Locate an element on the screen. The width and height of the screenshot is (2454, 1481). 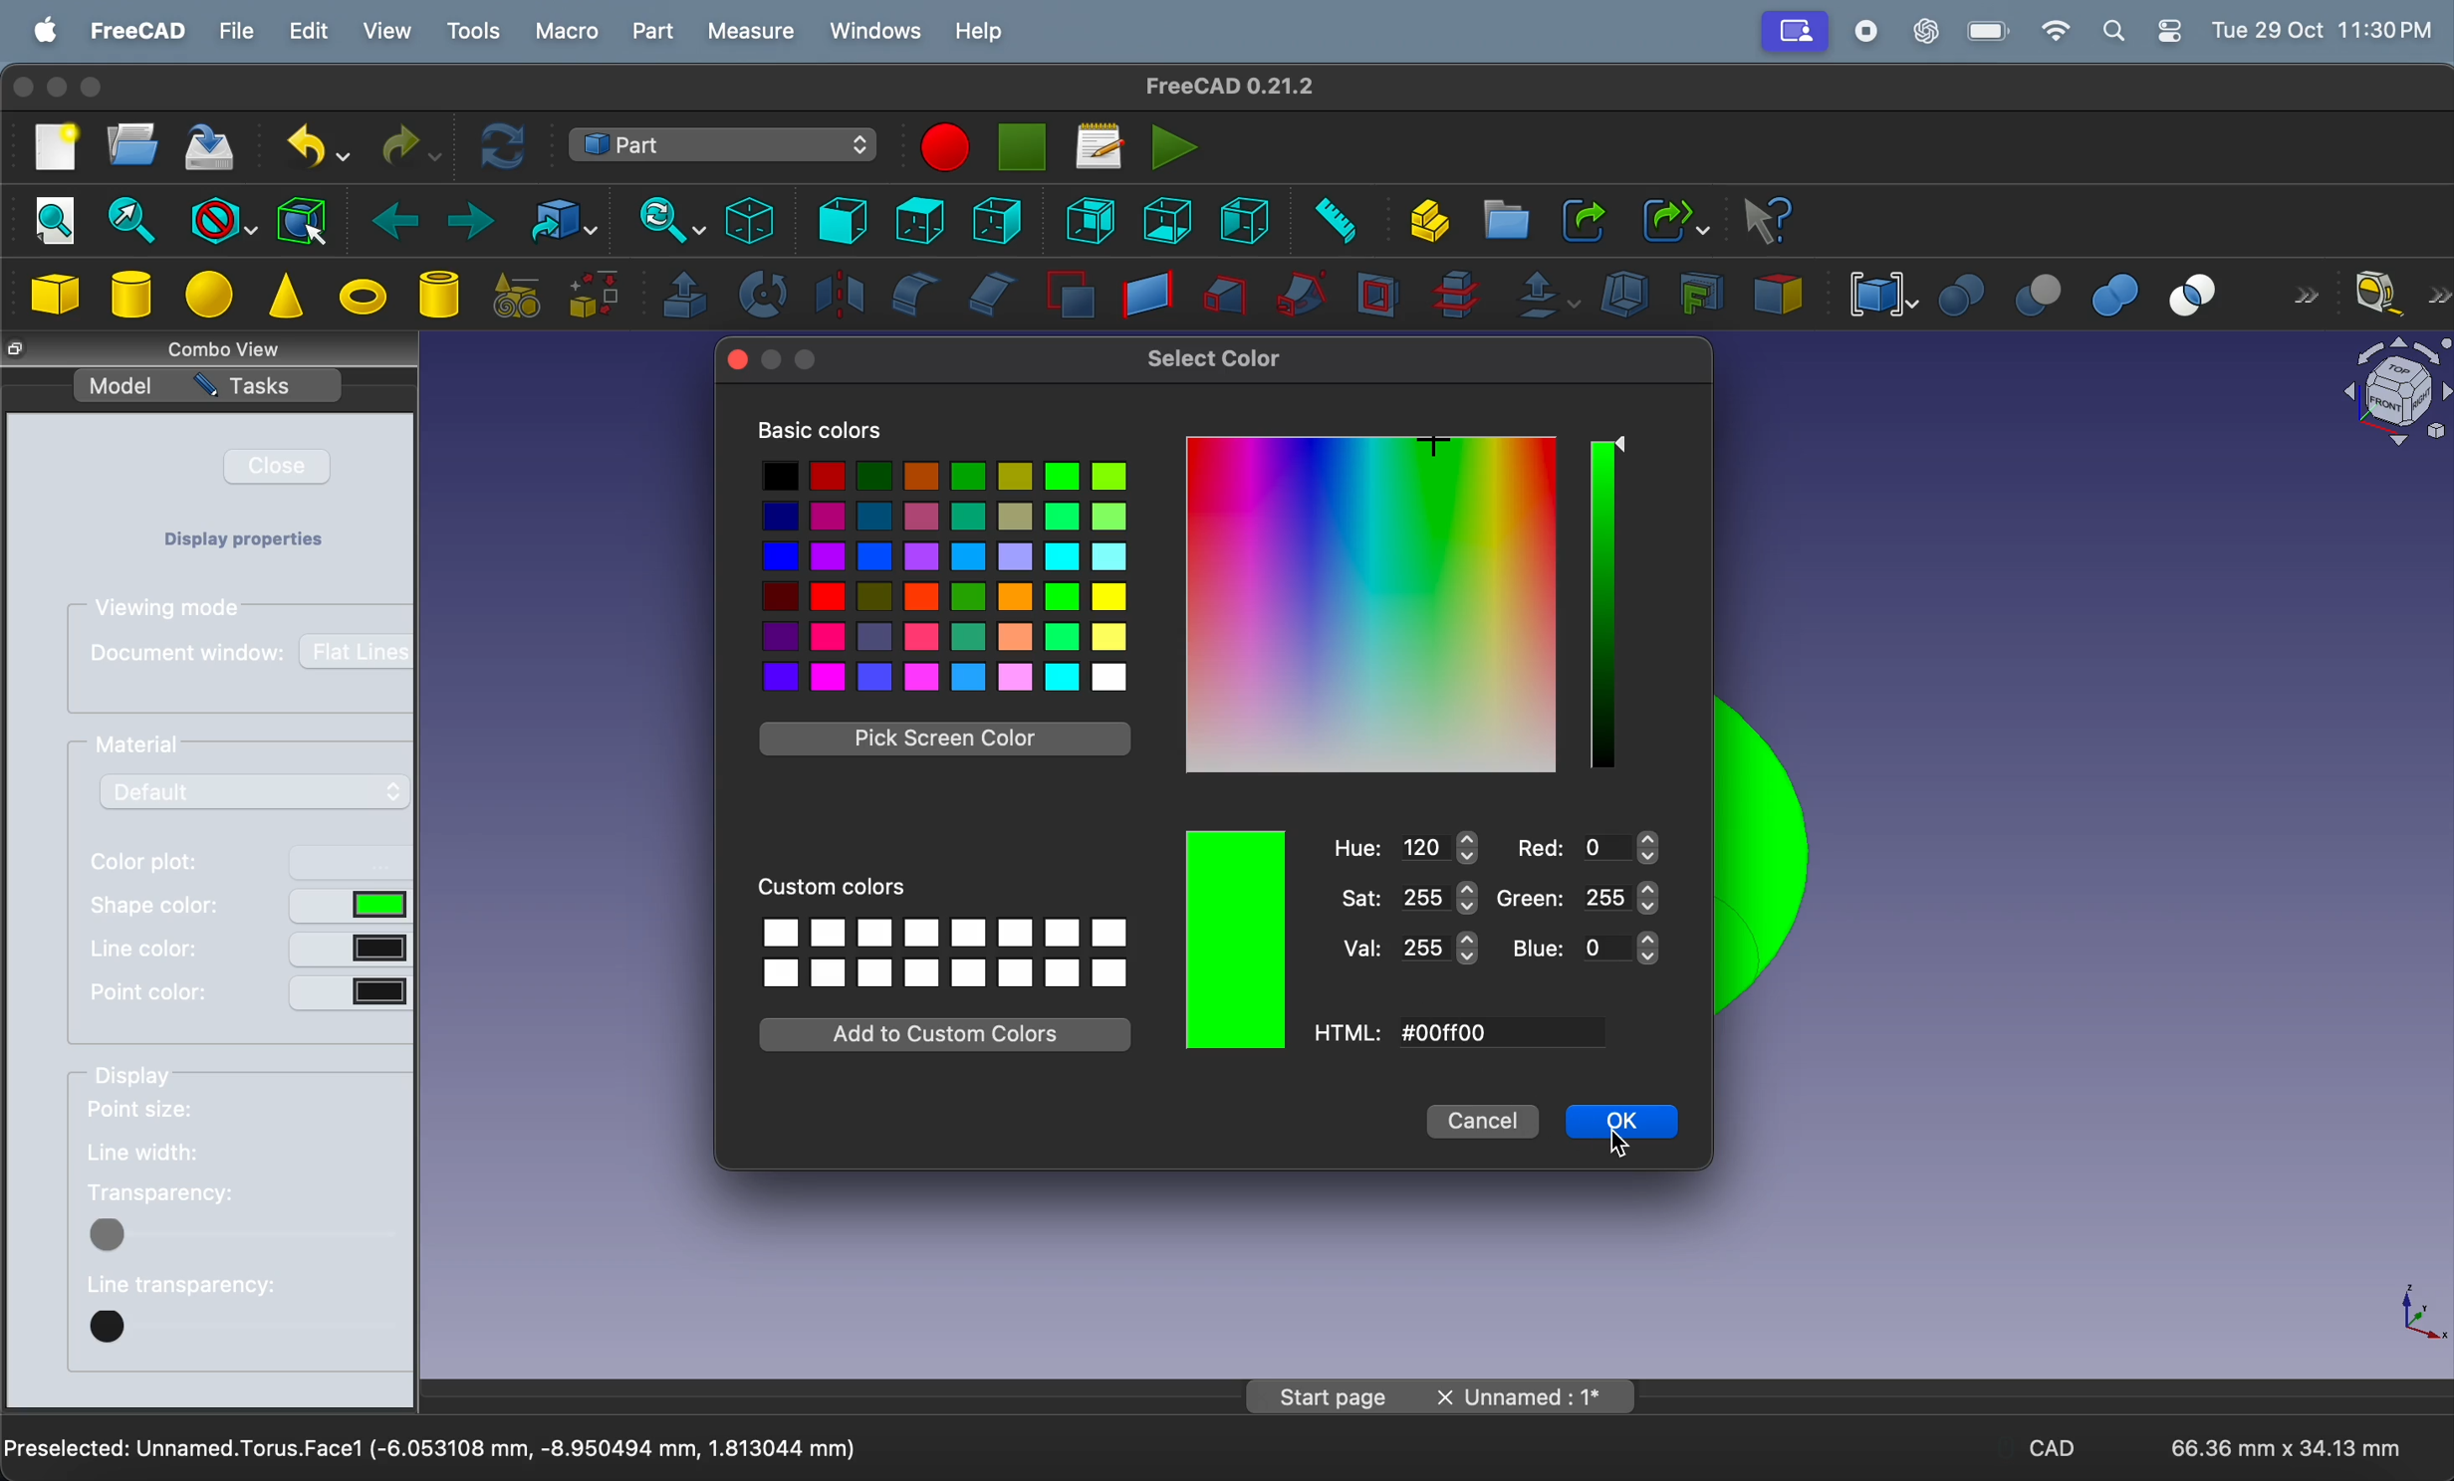
cube is located at coordinates (59, 294).